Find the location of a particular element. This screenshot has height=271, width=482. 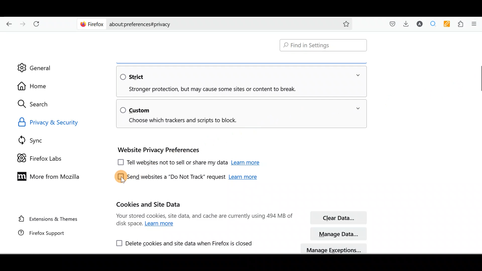

disk space. is located at coordinates (129, 224).